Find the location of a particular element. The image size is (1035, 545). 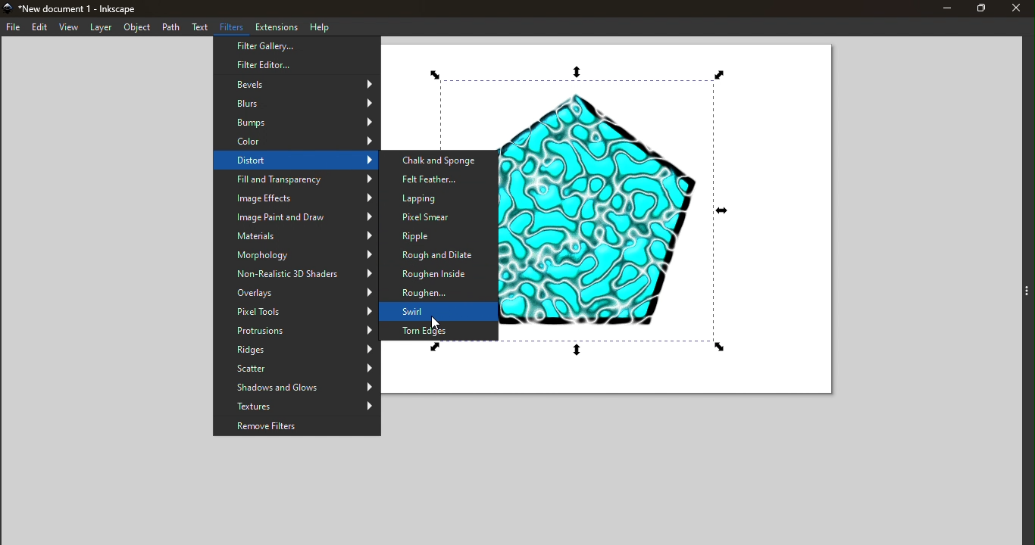

Filter Gallery... is located at coordinates (295, 47).